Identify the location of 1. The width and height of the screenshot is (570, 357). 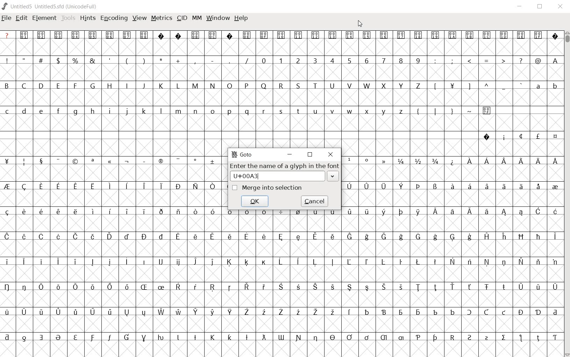
(280, 60).